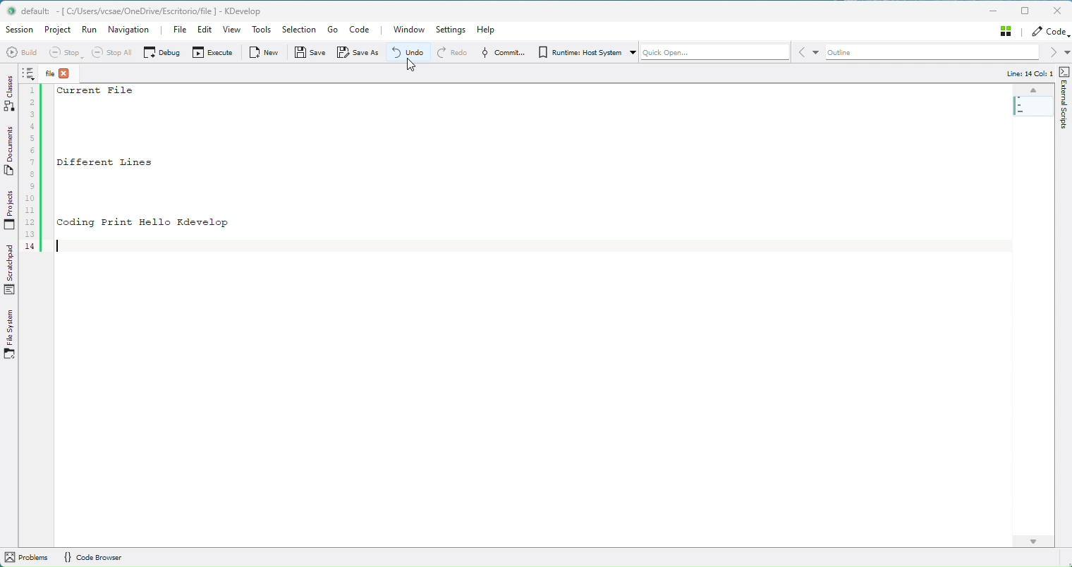 This screenshot has width=1072, height=567. I want to click on Maximize, so click(1025, 10).